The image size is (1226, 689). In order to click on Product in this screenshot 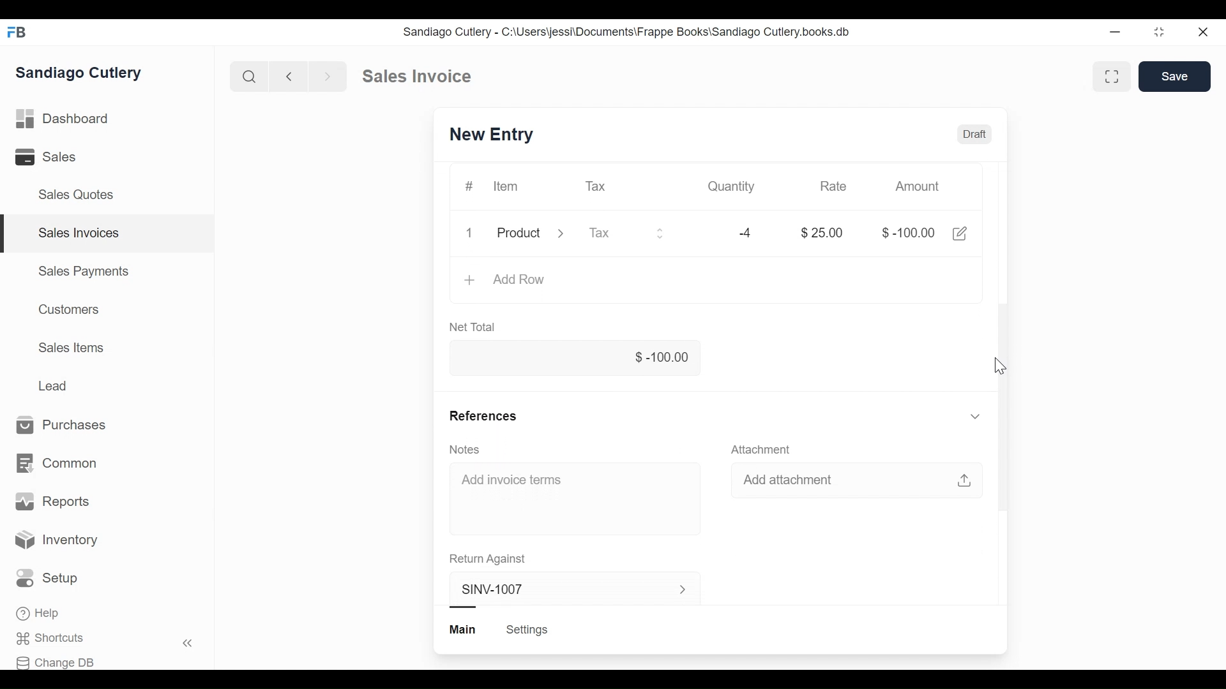, I will do `click(530, 233)`.